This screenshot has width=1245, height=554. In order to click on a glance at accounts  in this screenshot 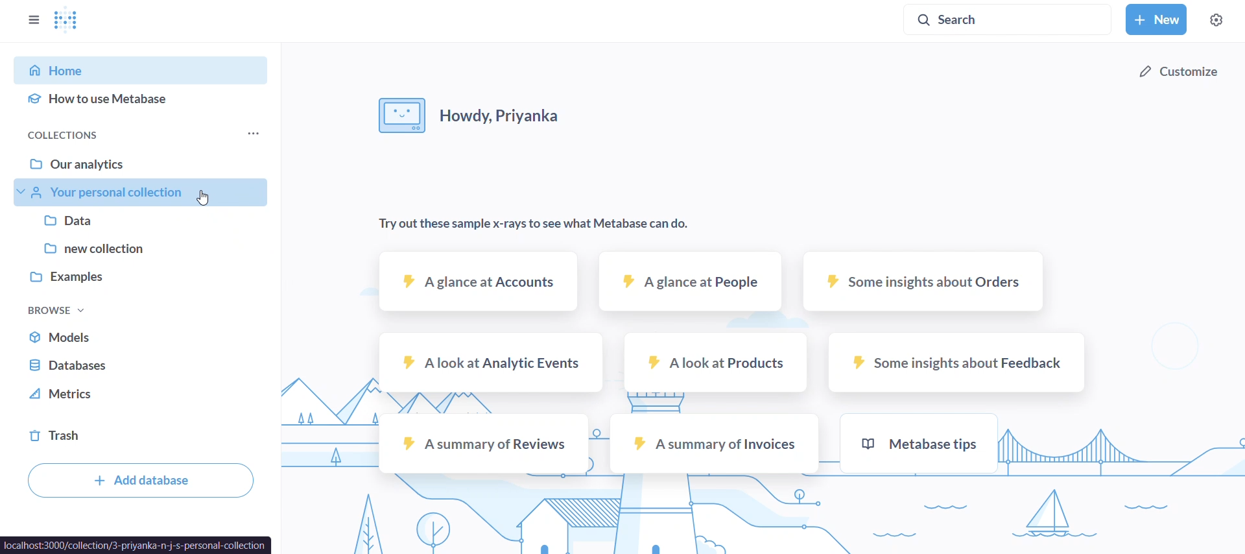, I will do `click(479, 281)`.